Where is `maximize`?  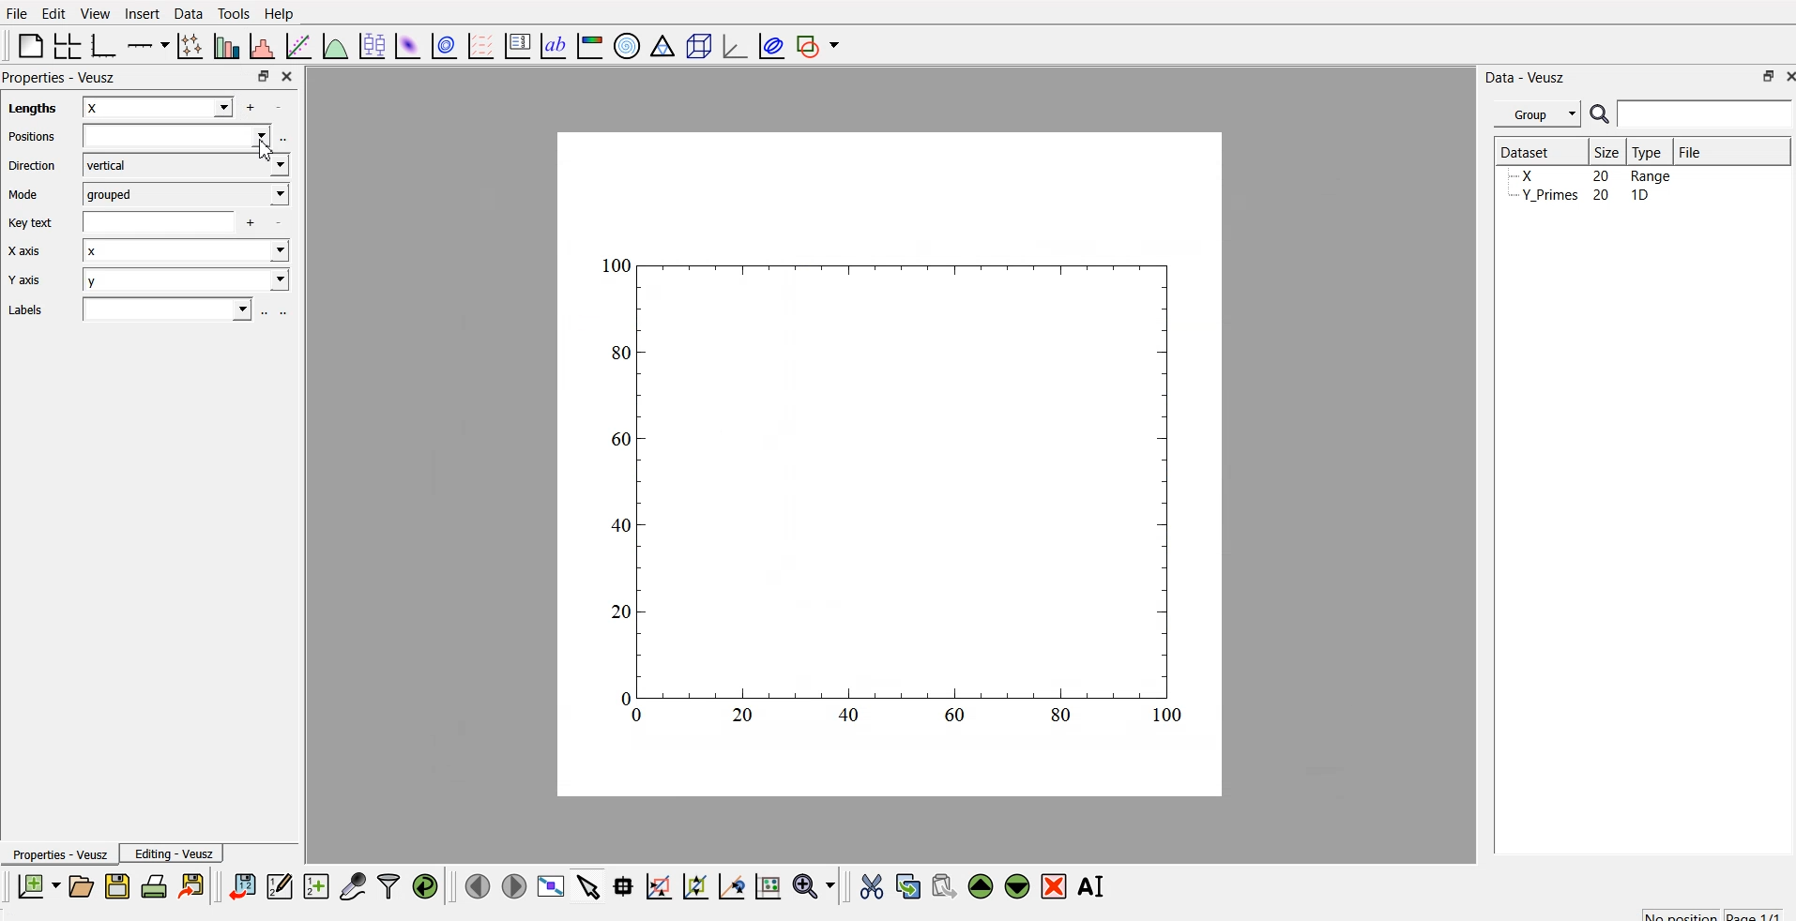
maximize is located at coordinates (1760, 76).